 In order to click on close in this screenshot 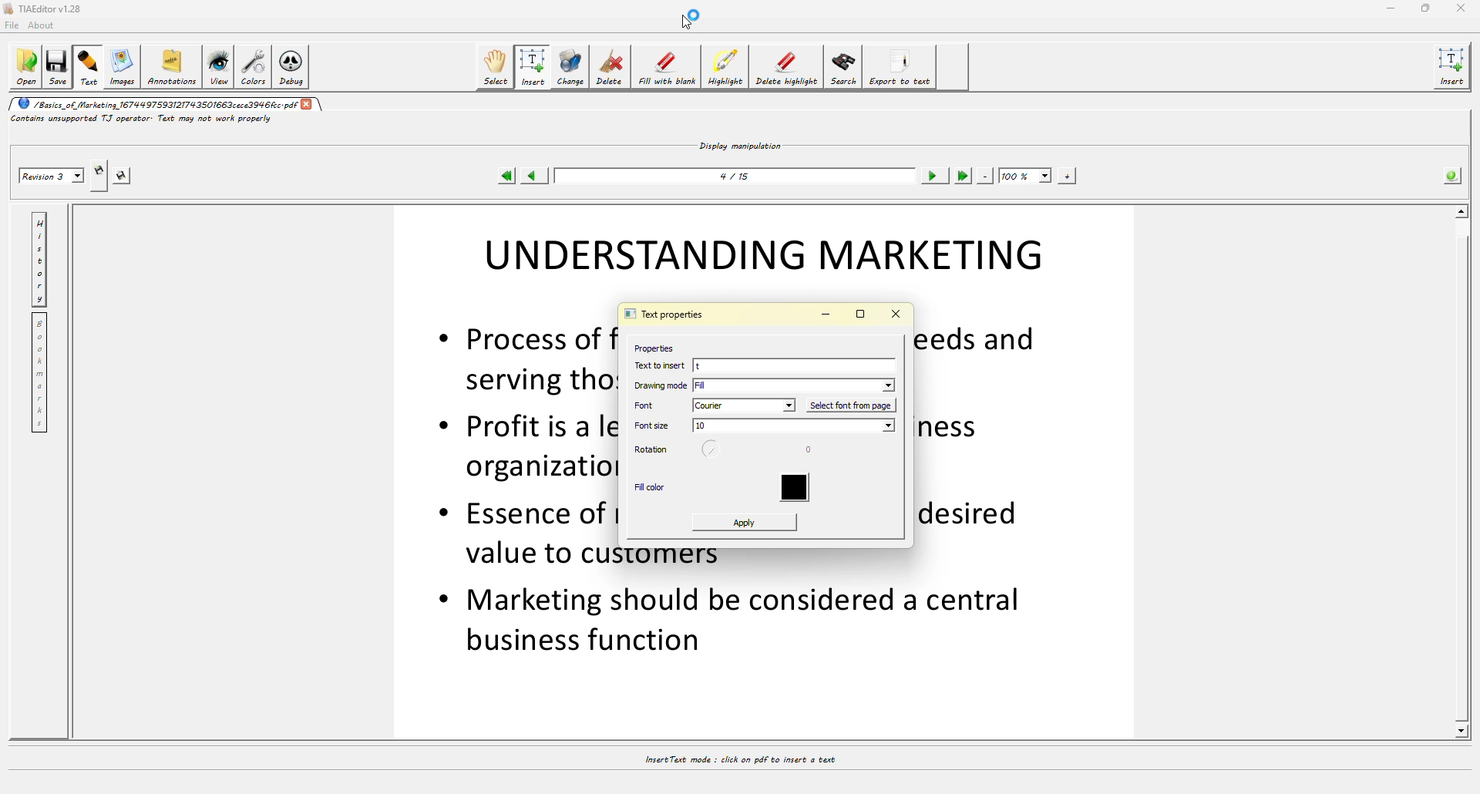, I will do `click(897, 314)`.